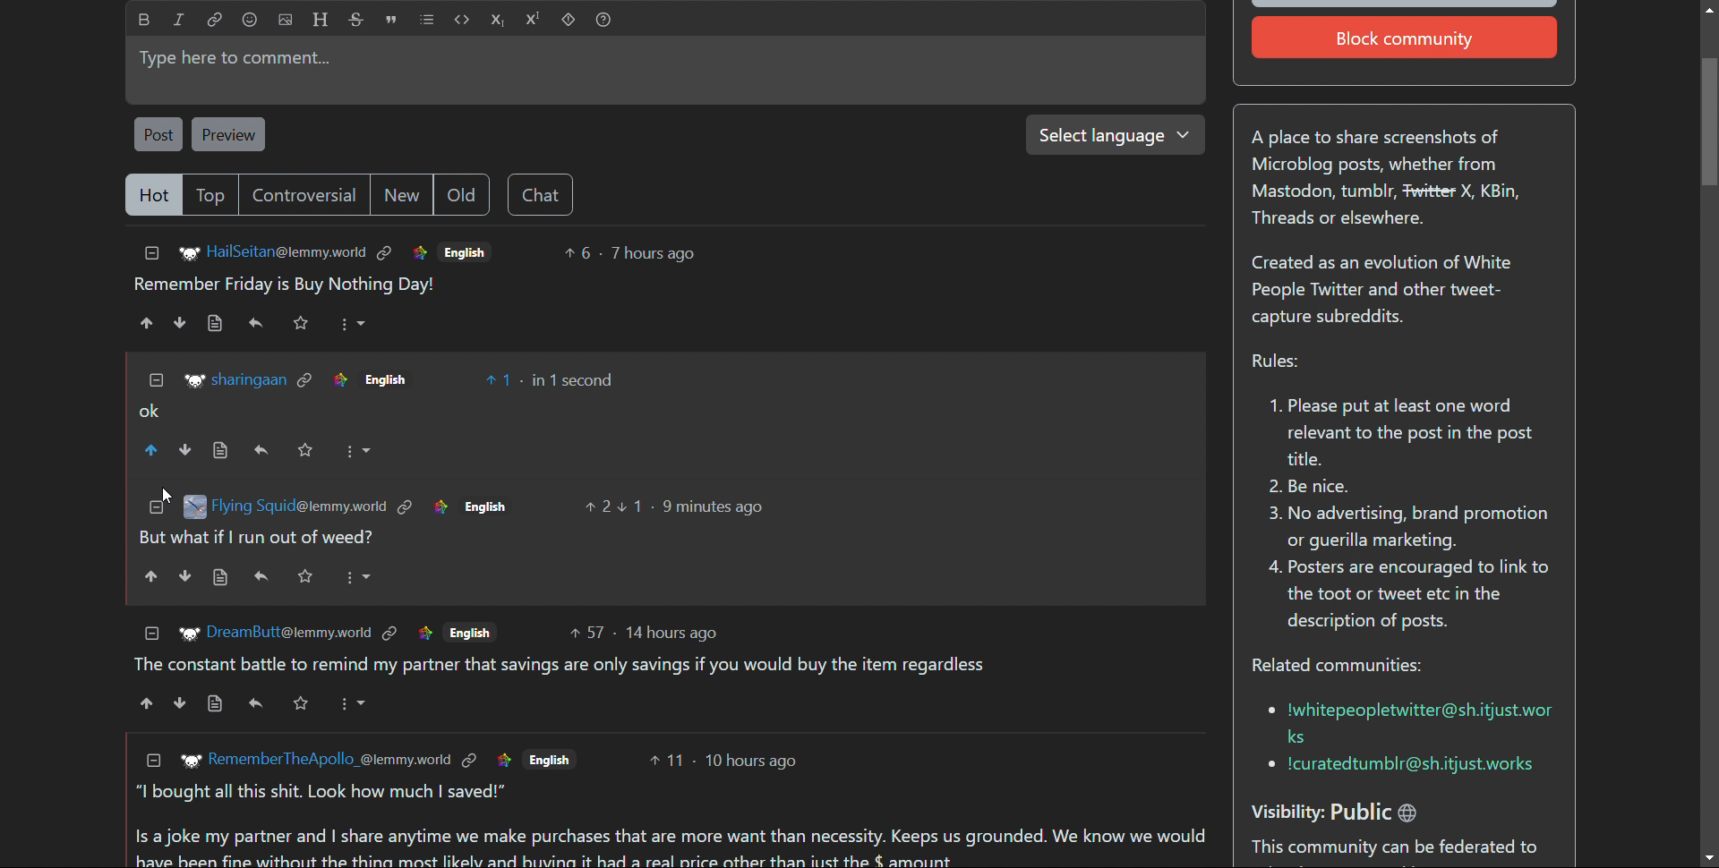 The height and width of the screenshot is (868, 1719). What do you see at coordinates (569, 21) in the screenshot?
I see `spoiler` at bounding box center [569, 21].